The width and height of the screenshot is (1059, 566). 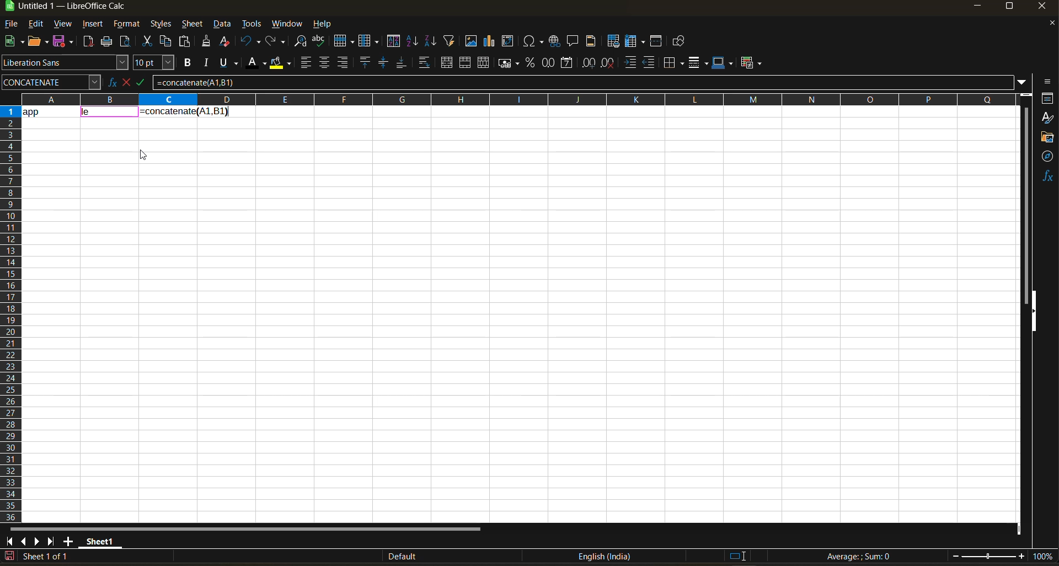 What do you see at coordinates (1046, 82) in the screenshot?
I see `sidebar settings` at bounding box center [1046, 82].